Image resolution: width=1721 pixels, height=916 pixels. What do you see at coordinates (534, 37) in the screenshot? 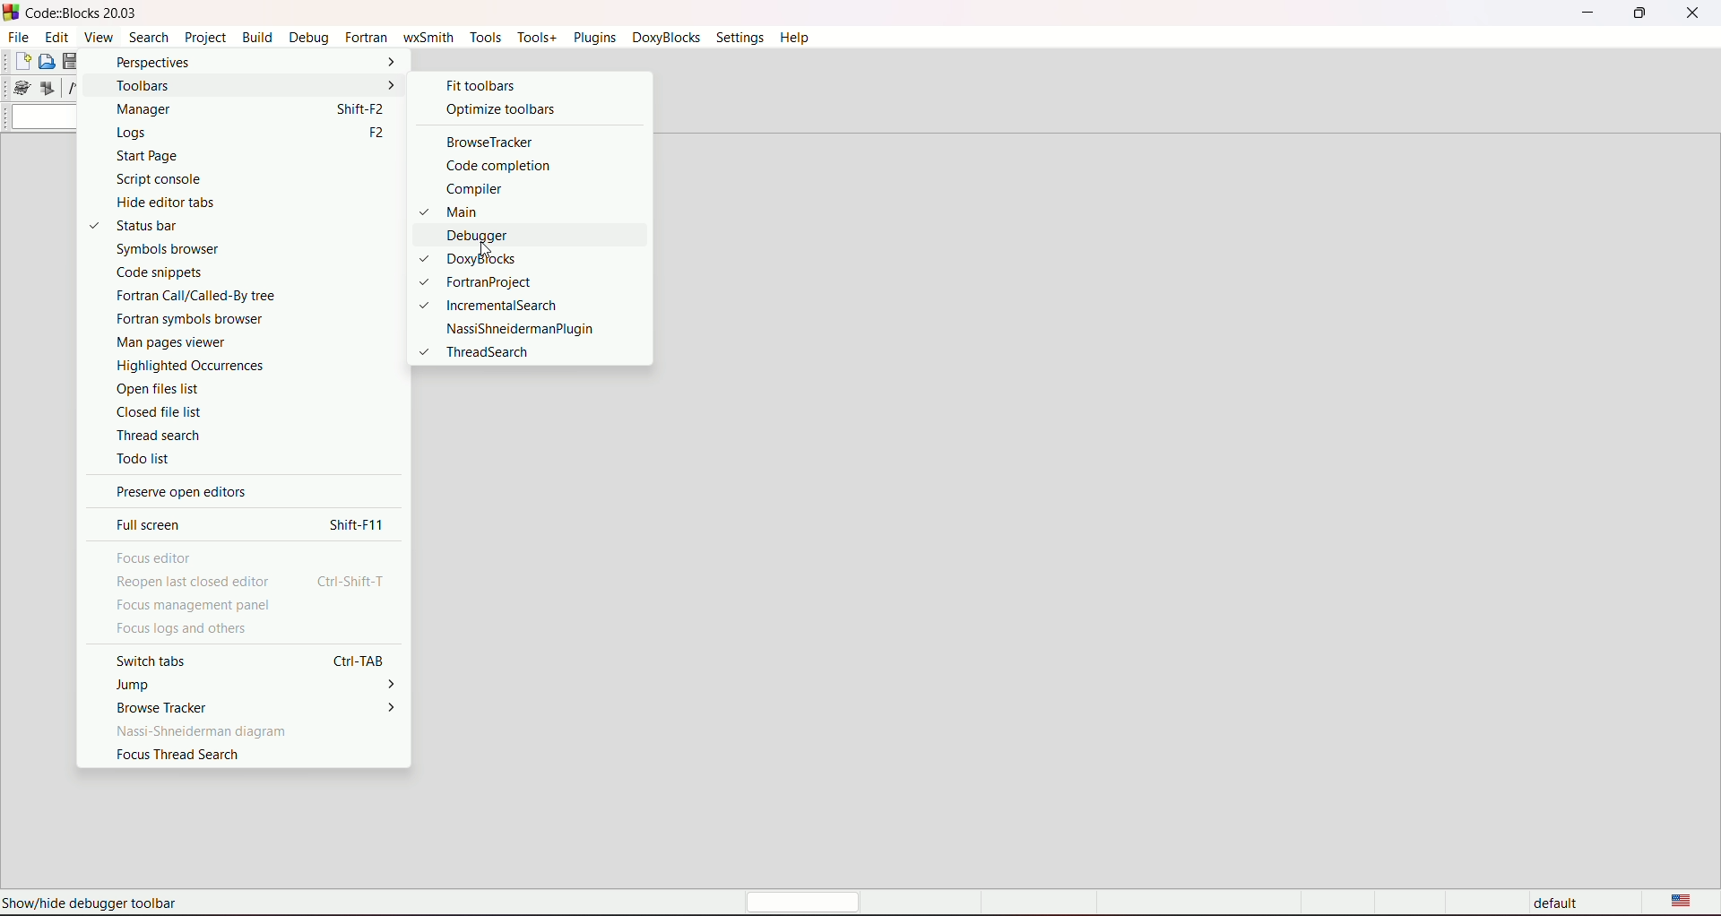
I see `tools+` at bounding box center [534, 37].